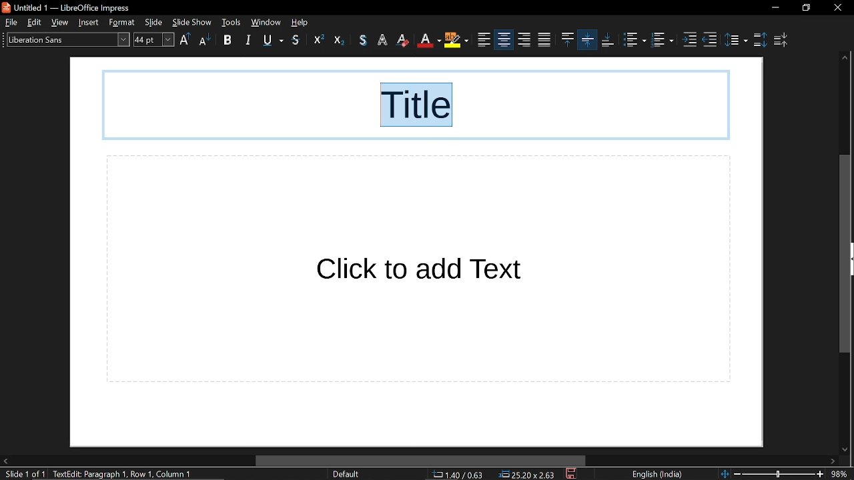  I want to click on shadow, so click(297, 41).